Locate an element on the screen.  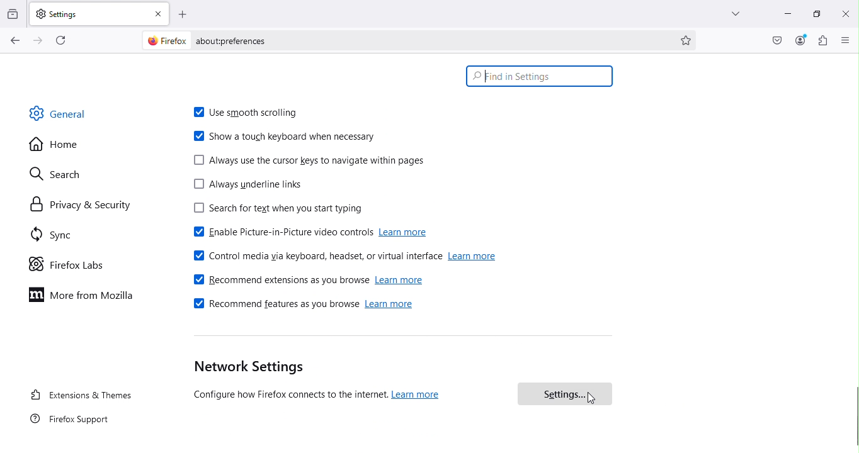
Settings is located at coordinates (564, 394).